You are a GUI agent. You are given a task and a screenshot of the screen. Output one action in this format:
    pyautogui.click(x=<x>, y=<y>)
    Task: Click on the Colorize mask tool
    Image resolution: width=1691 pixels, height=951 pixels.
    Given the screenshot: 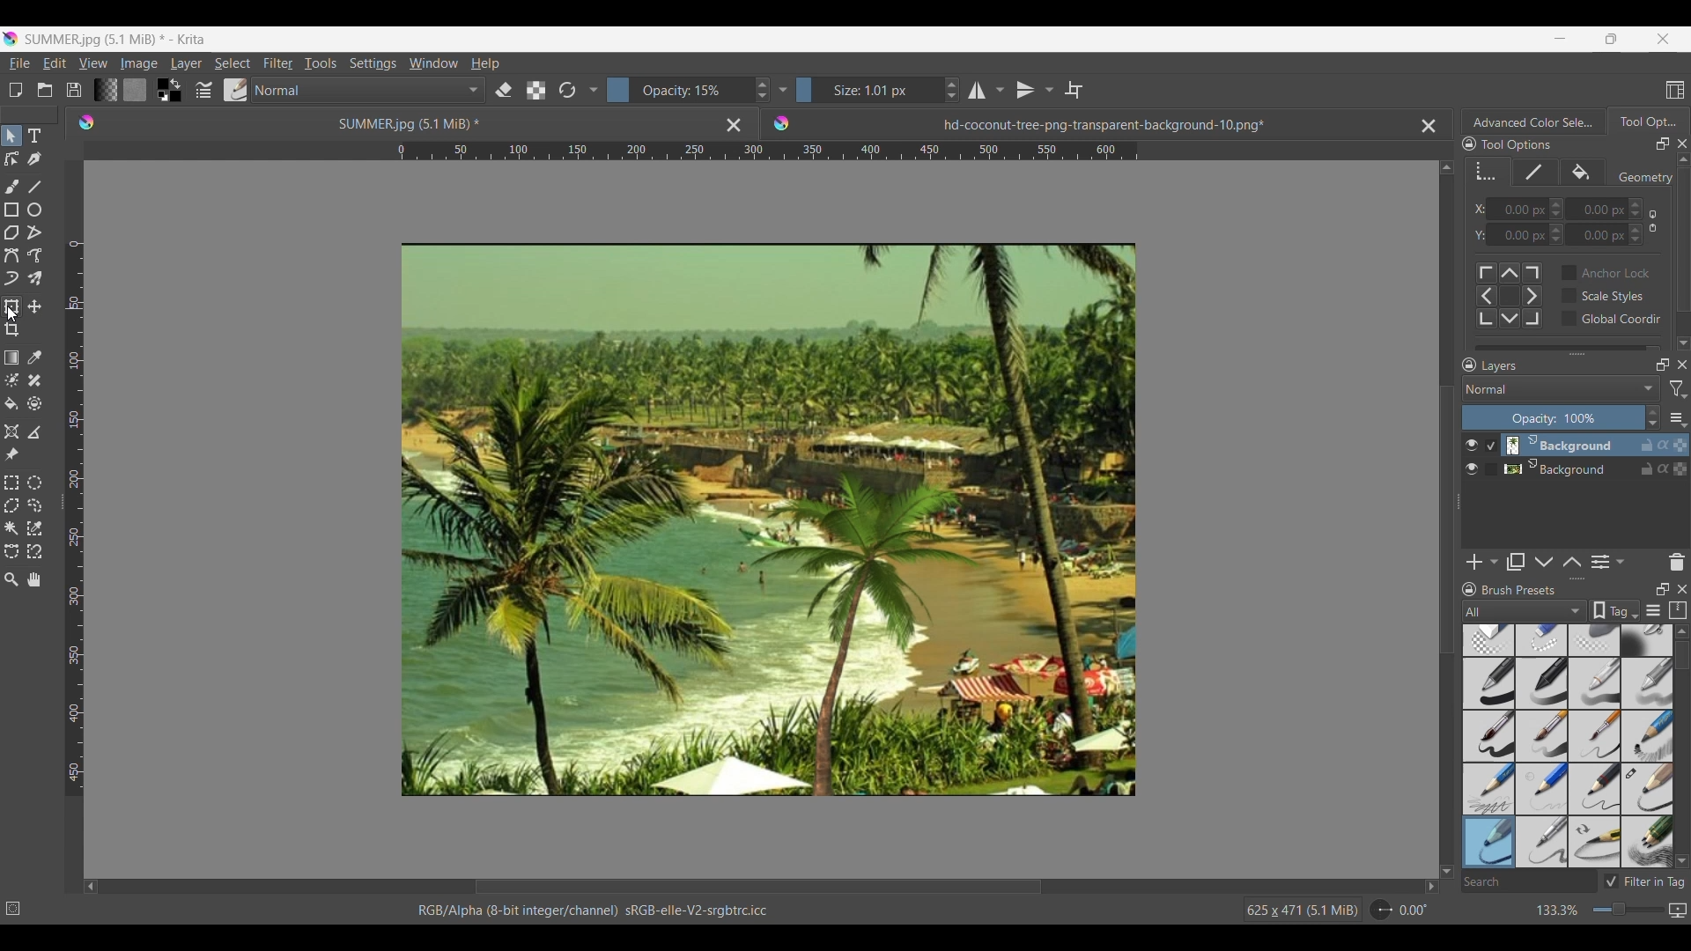 What is the action you would take?
    pyautogui.click(x=12, y=380)
    